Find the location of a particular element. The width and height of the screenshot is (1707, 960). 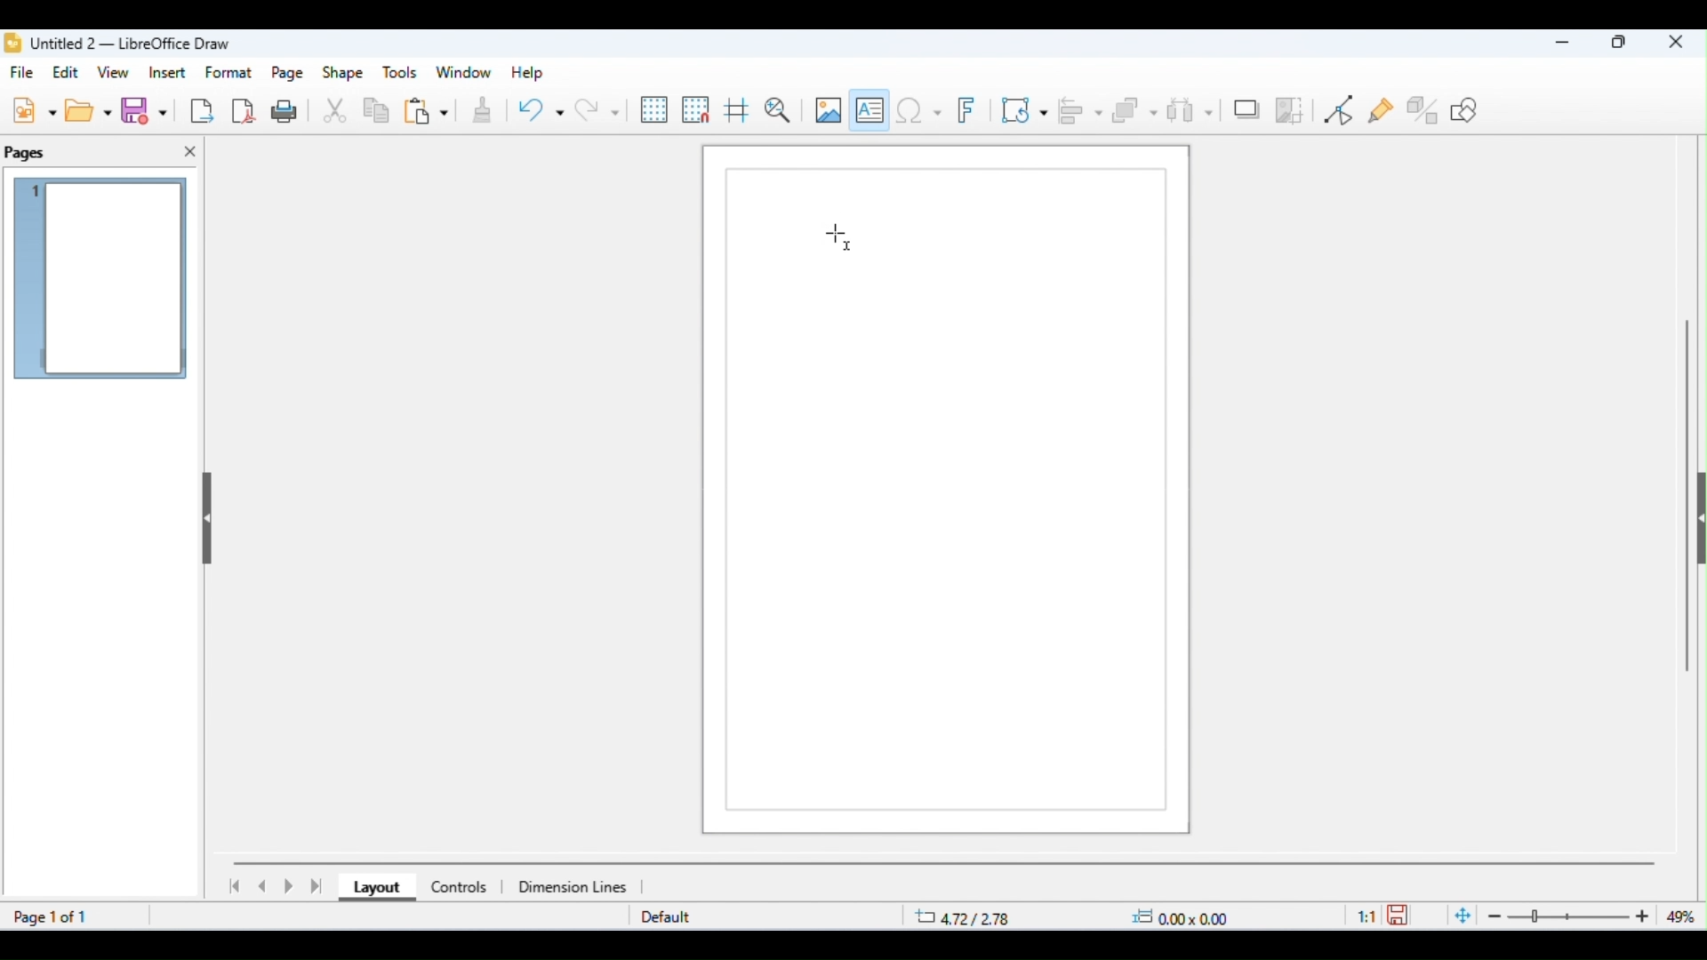

drawing area is located at coordinates (948, 496).